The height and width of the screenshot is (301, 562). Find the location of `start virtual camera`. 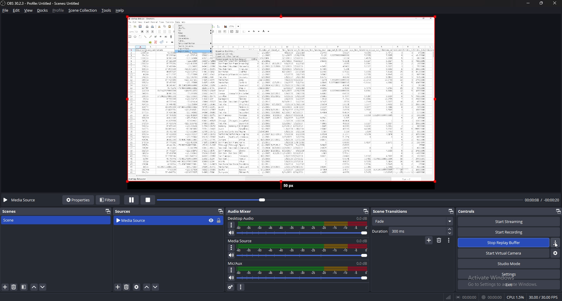

start virtual camera is located at coordinates (504, 253).